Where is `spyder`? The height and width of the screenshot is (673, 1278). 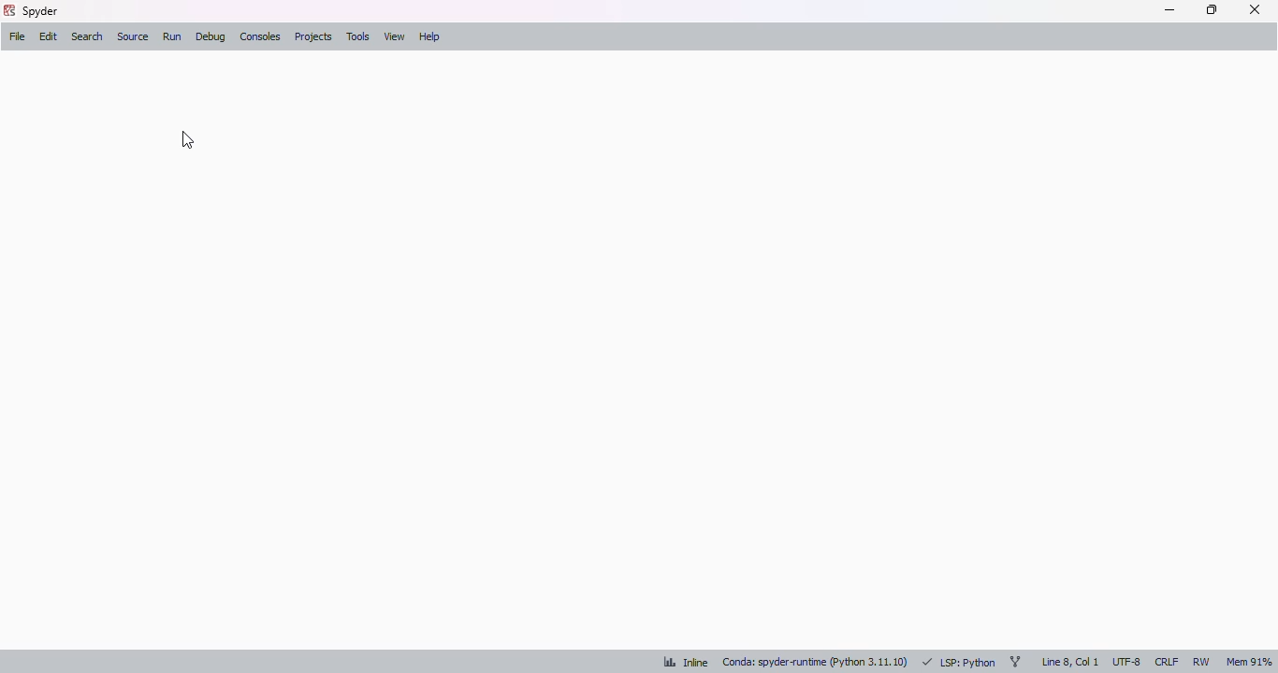 spyder is located at coordinates (41, 11).